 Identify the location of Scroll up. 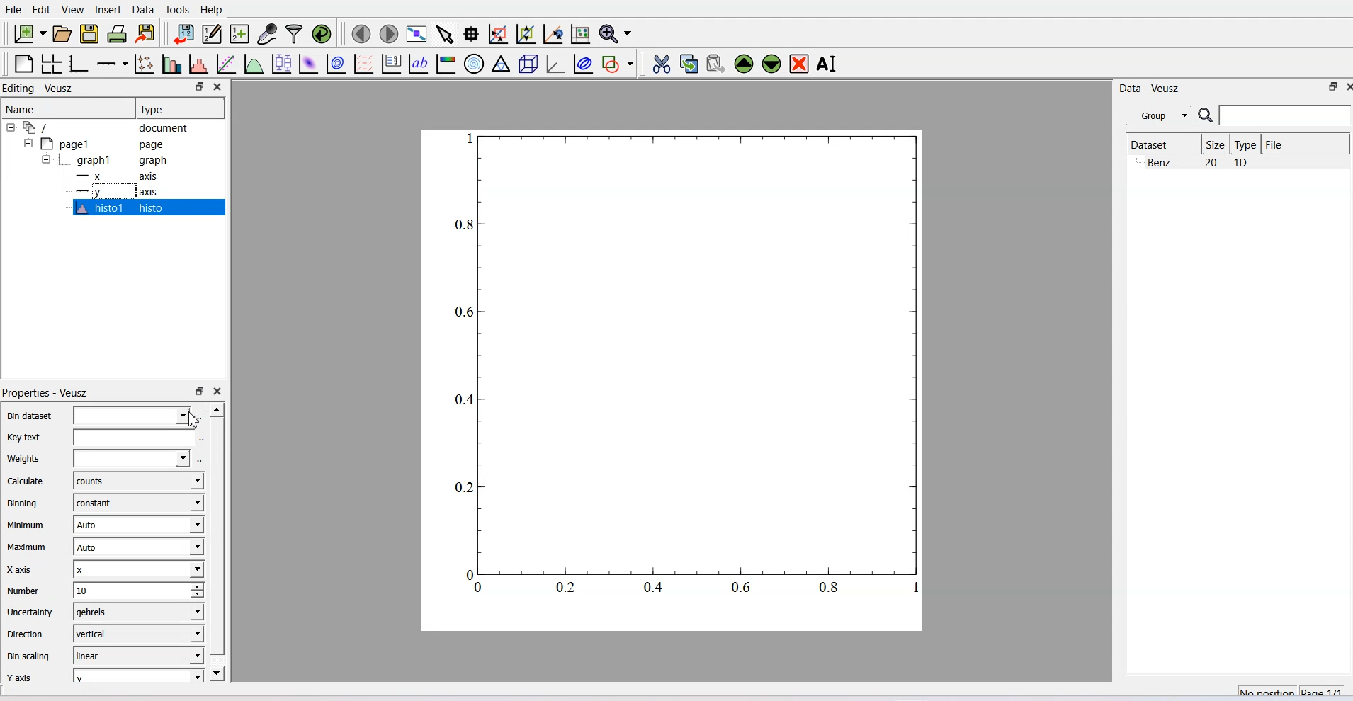
(216, 409).